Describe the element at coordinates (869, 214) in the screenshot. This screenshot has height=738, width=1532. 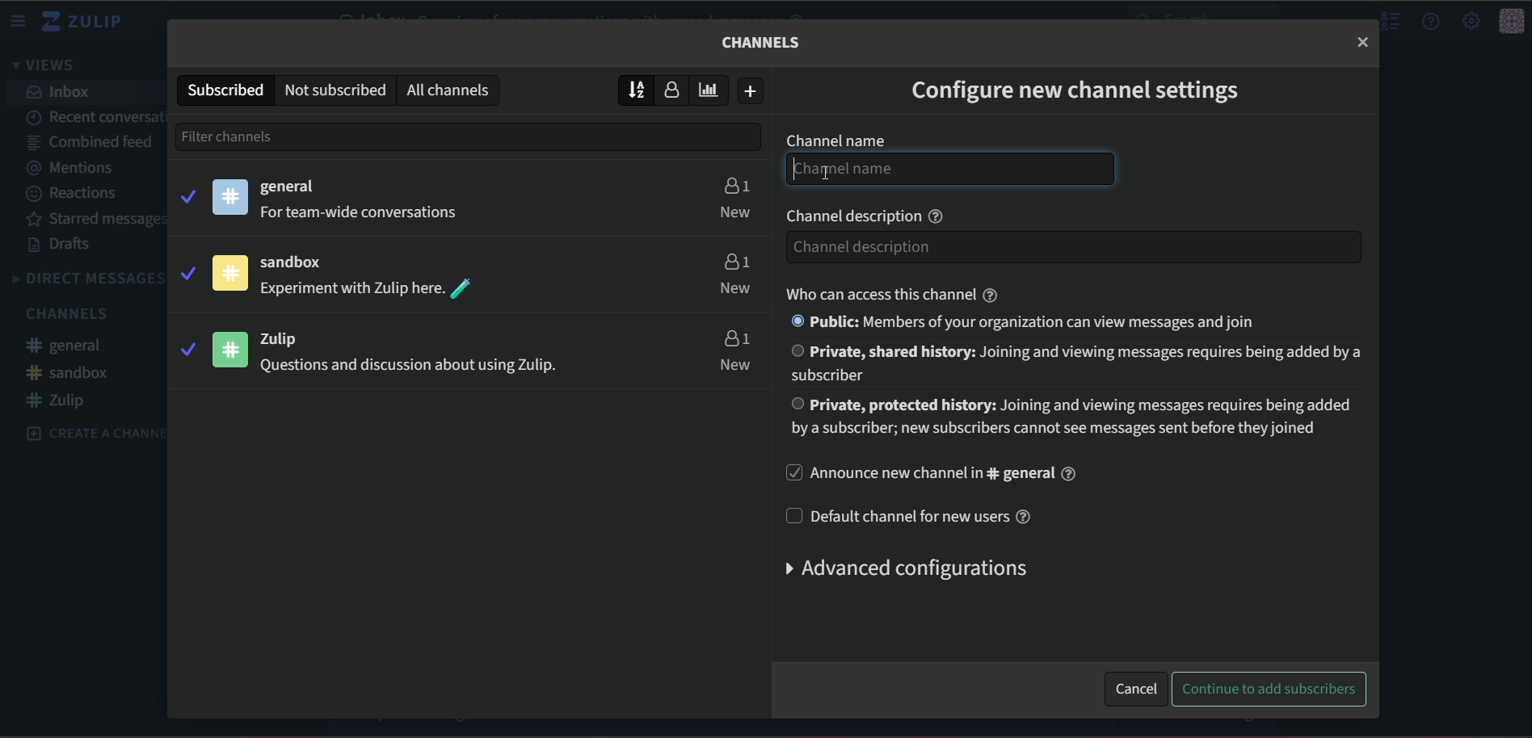
I see `channel description` at that location.